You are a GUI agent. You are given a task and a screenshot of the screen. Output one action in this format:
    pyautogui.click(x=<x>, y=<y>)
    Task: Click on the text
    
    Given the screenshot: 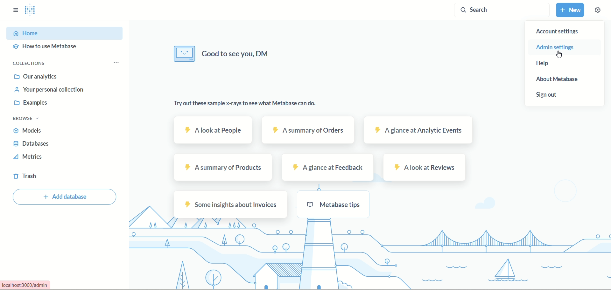 What is the action you would take?
    pyautogui.click(x=223, y=54)
    